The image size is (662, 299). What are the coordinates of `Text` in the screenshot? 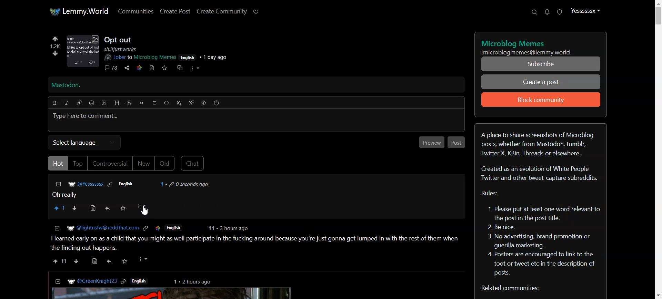 It's located at (533, 52).